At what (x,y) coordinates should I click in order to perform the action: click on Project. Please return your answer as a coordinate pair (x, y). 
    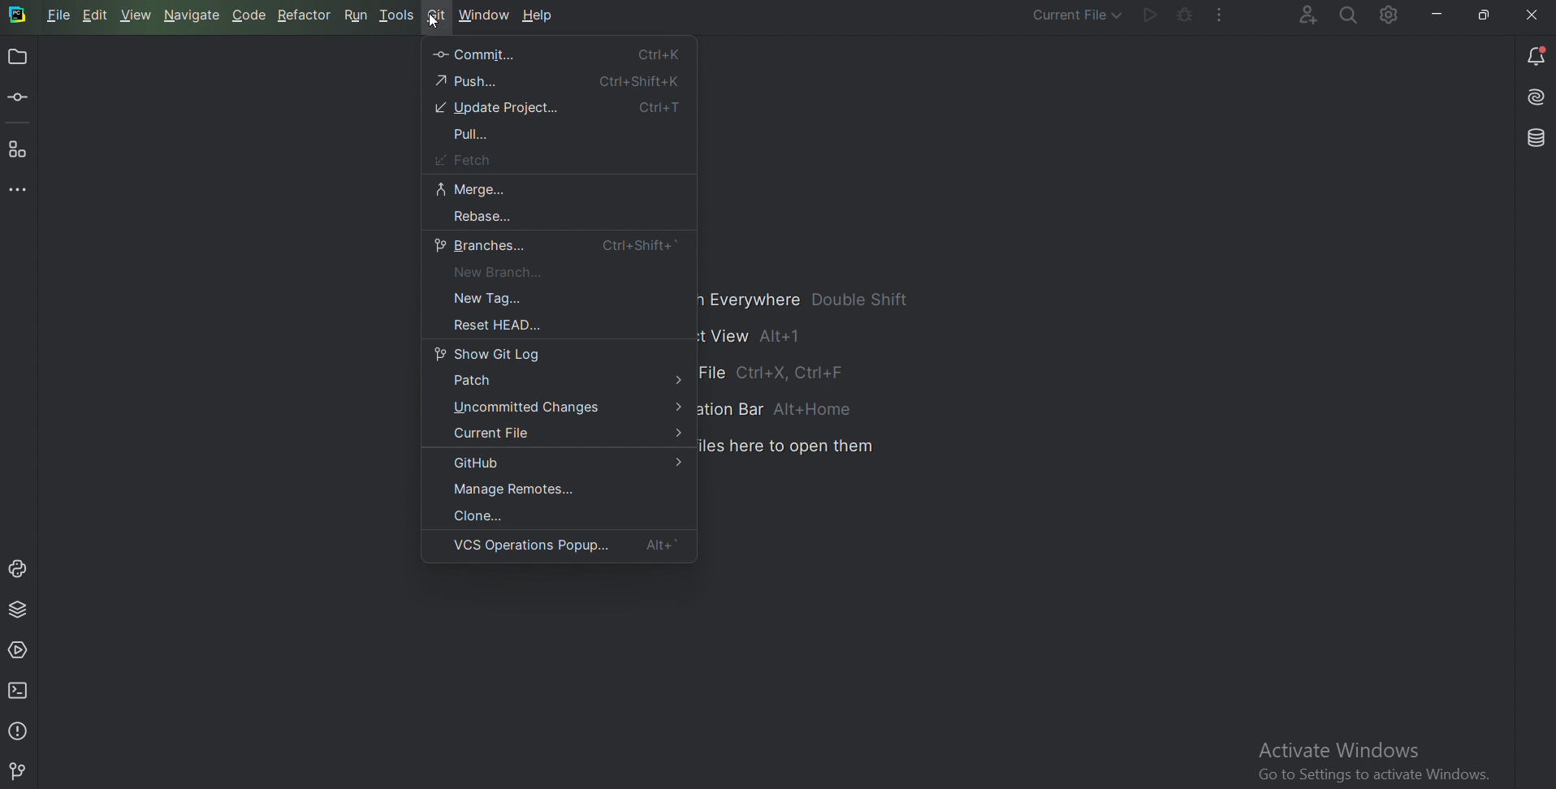
    Looking at the image, I should click on (17, 58).